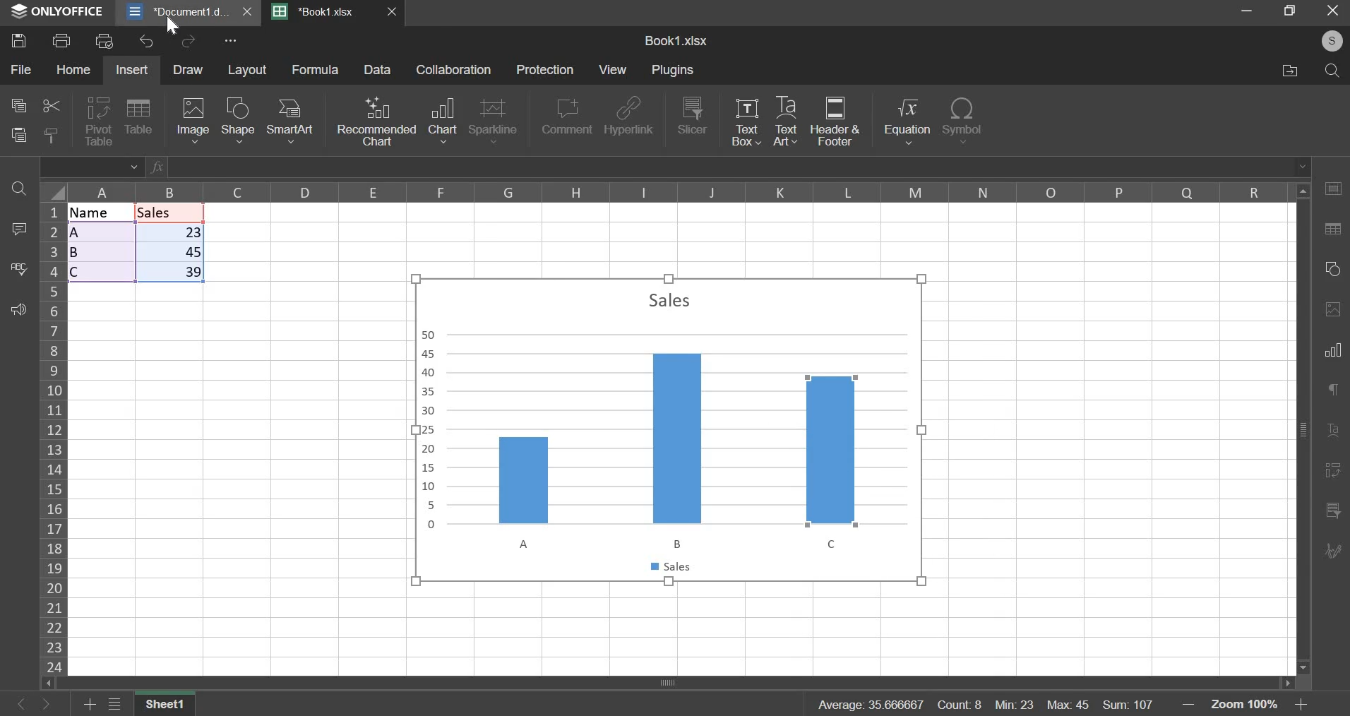 The width and height of the screenshot is (1350, 716). Describe the element at coordinates (566, 119) in the screenshot. I see `comment` at that location.